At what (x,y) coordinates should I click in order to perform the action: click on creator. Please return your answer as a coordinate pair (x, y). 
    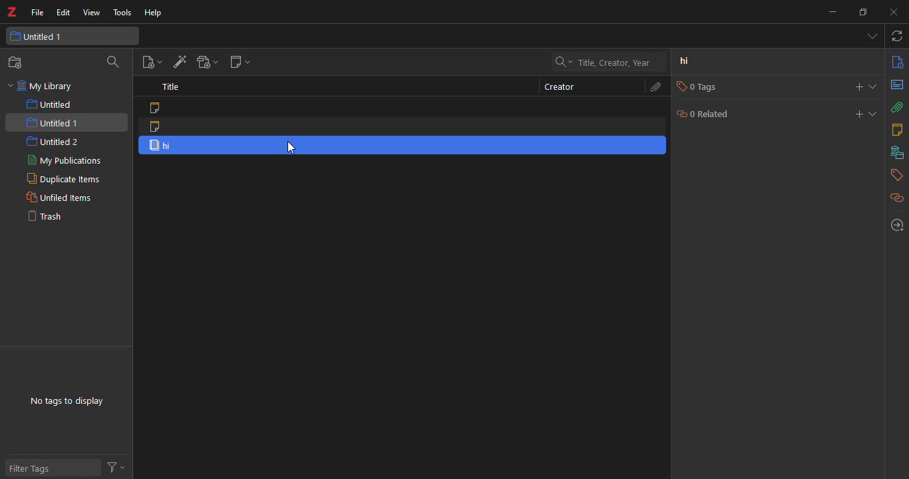
    Looking at the image, I should click on (560, 87).